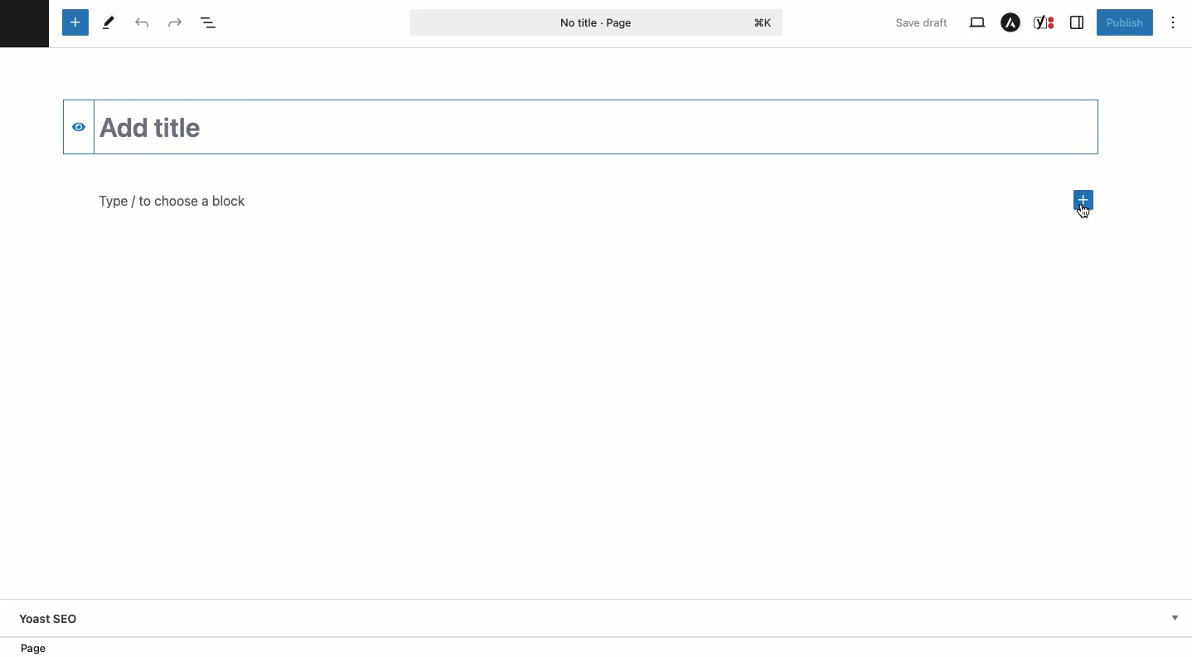 The width and height of the screenshot is (1192, 657). Describe the element at coordinates (1173, 22) in the screenshot. I see `Options` at that location.